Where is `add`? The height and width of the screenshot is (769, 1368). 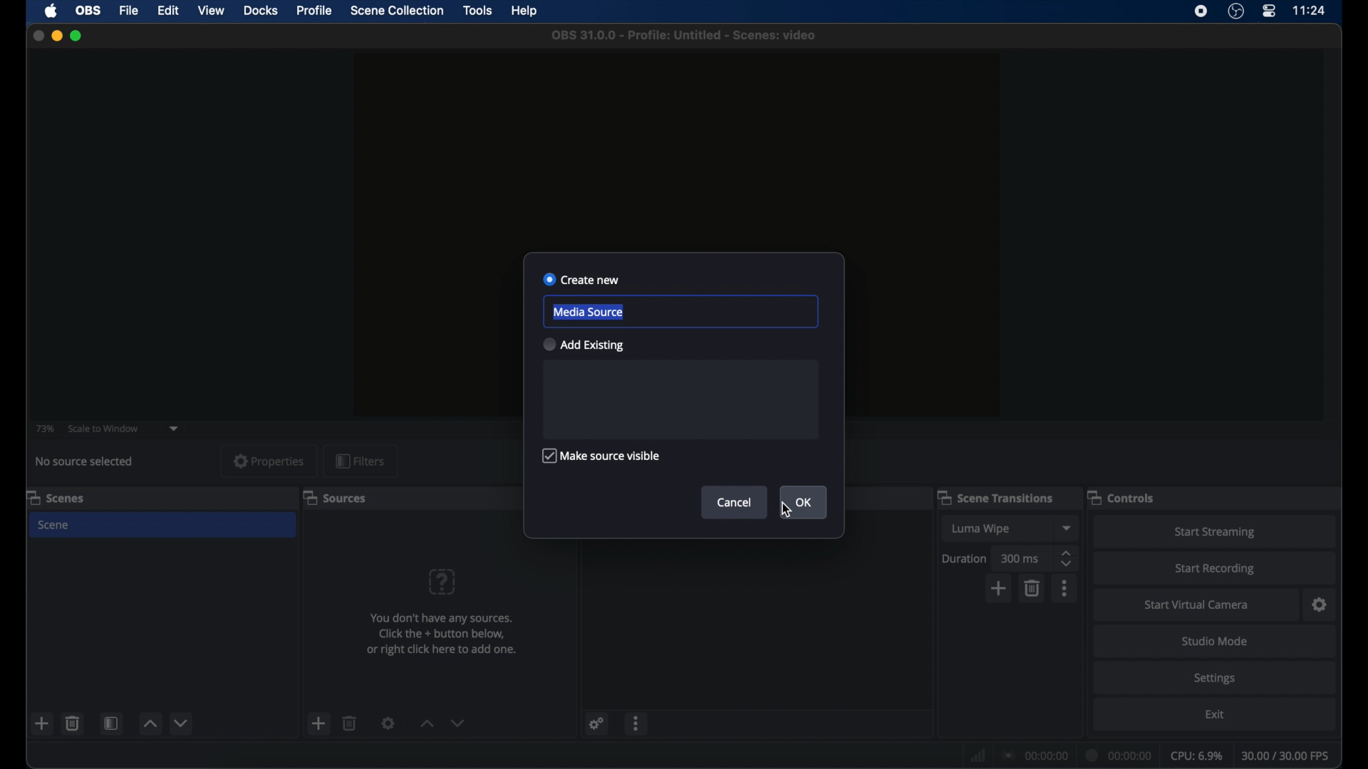
add is located at coordinates (317, 723).